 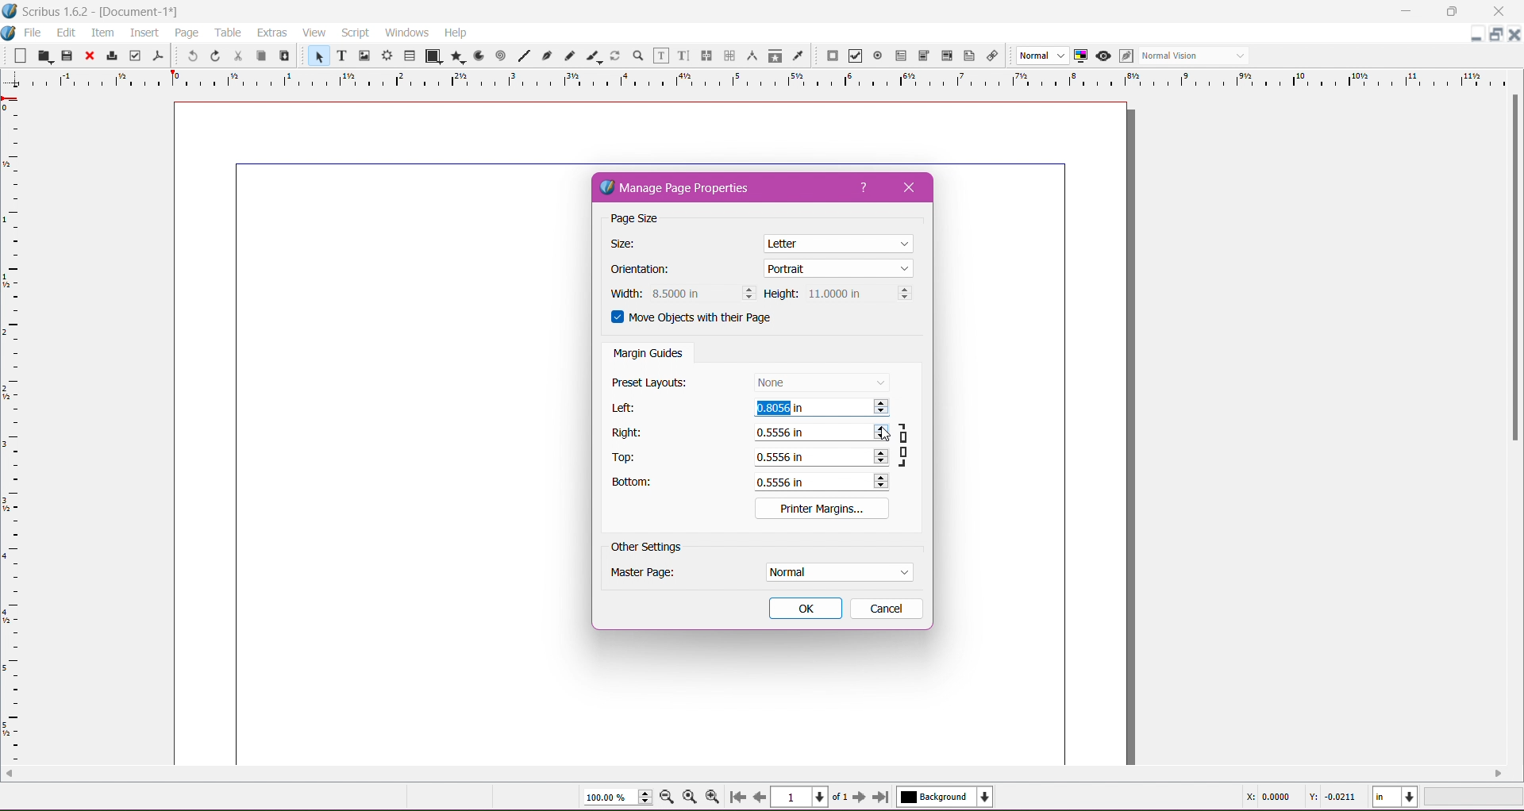 What do you see at coordinates (705, 56) in the screenshot?
I see `Link Text Frames` at bounding box center [705, 56].